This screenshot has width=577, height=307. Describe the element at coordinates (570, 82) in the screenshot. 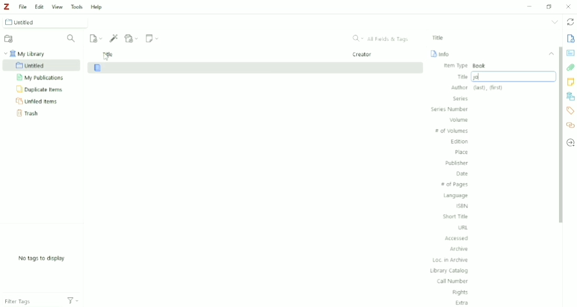

I see `Notes` at that location.